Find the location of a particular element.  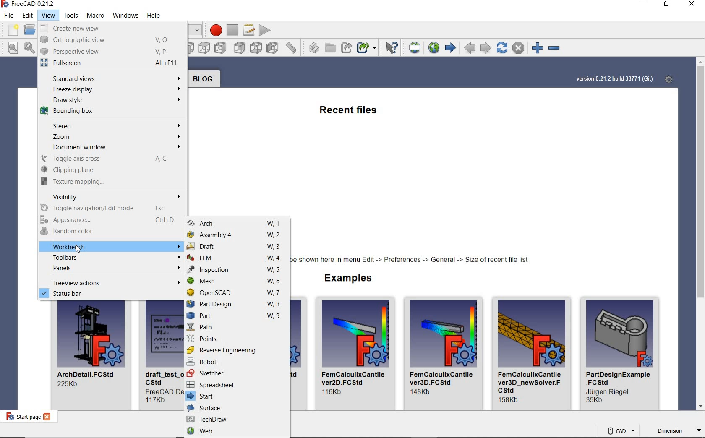

start page preferences is located at coordinates (671, 80).